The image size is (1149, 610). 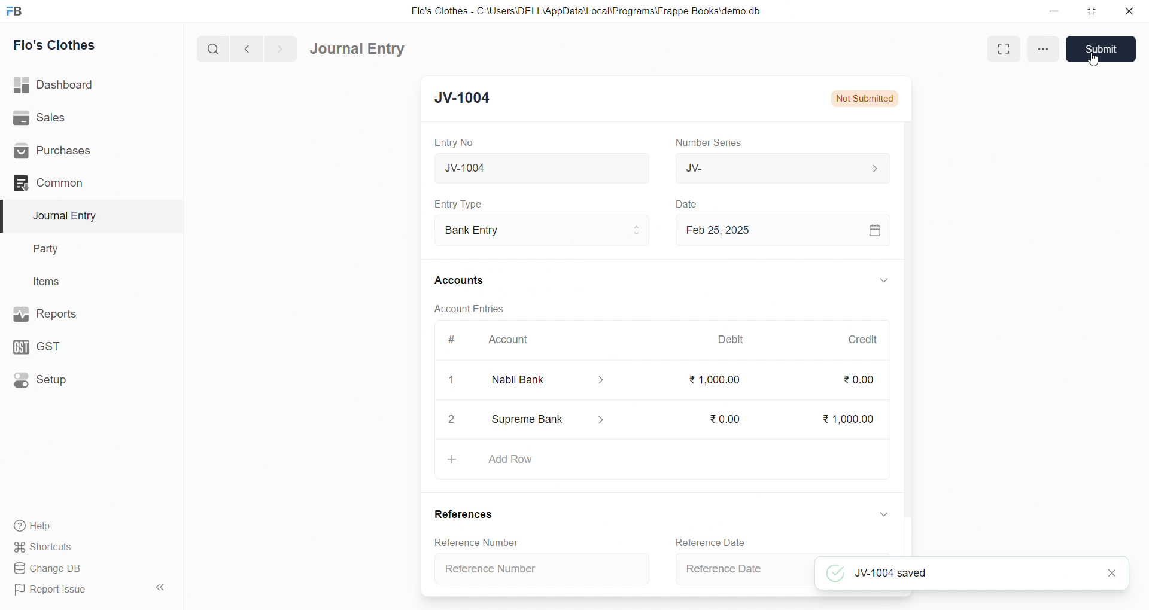 What do you see at coordinates (724, 417) in the screenshot?
I see `₹ 0.00` at bounding box center [724, 417].